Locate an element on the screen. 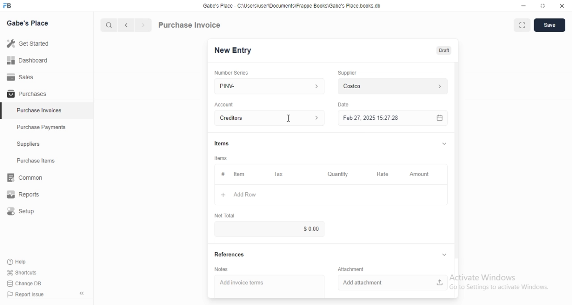 This screenshot has width=572, height=305. Items is located at coordinates (222, 144).